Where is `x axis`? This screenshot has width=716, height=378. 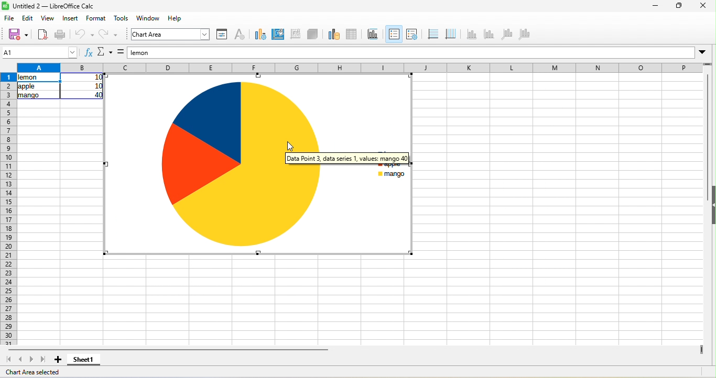
x axis is located at coordinates (471, 35).